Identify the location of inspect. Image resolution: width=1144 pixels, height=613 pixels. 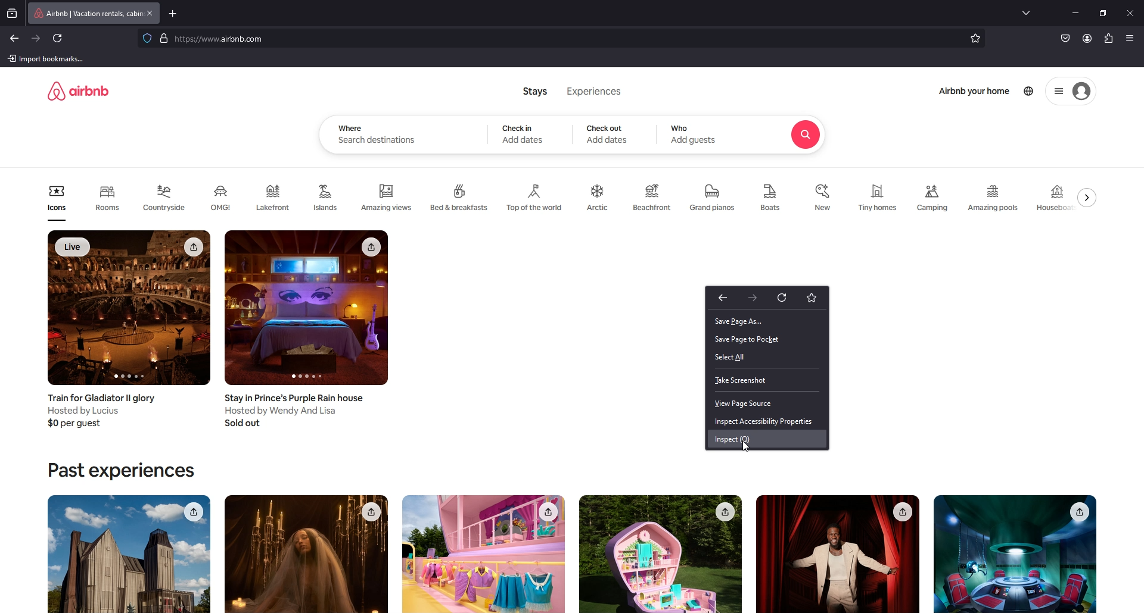
(767, 439).